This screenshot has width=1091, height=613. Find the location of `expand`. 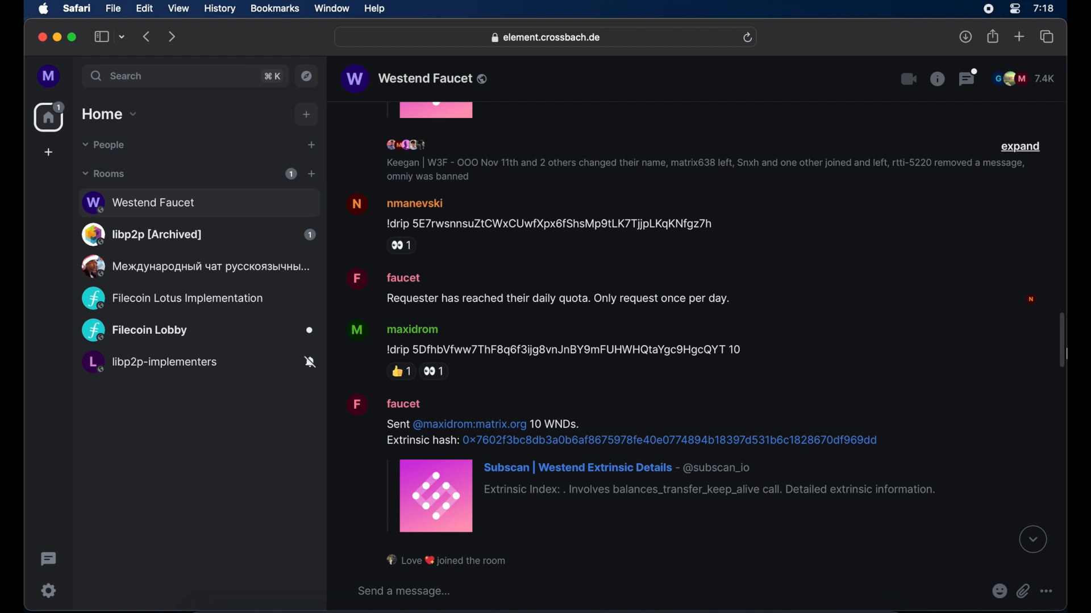

expand is located at coordinates (1021, 147).